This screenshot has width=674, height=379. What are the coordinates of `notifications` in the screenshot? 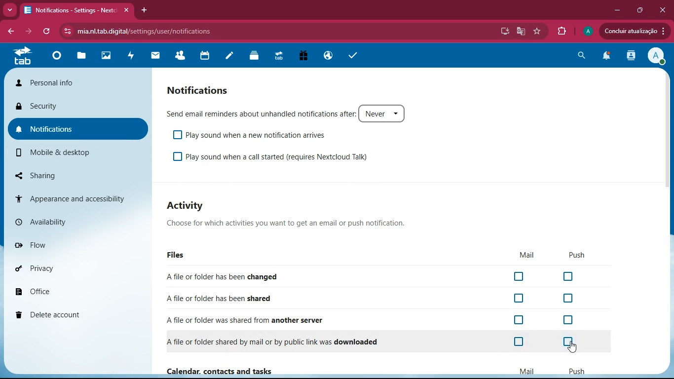 It's located at (607, 57).